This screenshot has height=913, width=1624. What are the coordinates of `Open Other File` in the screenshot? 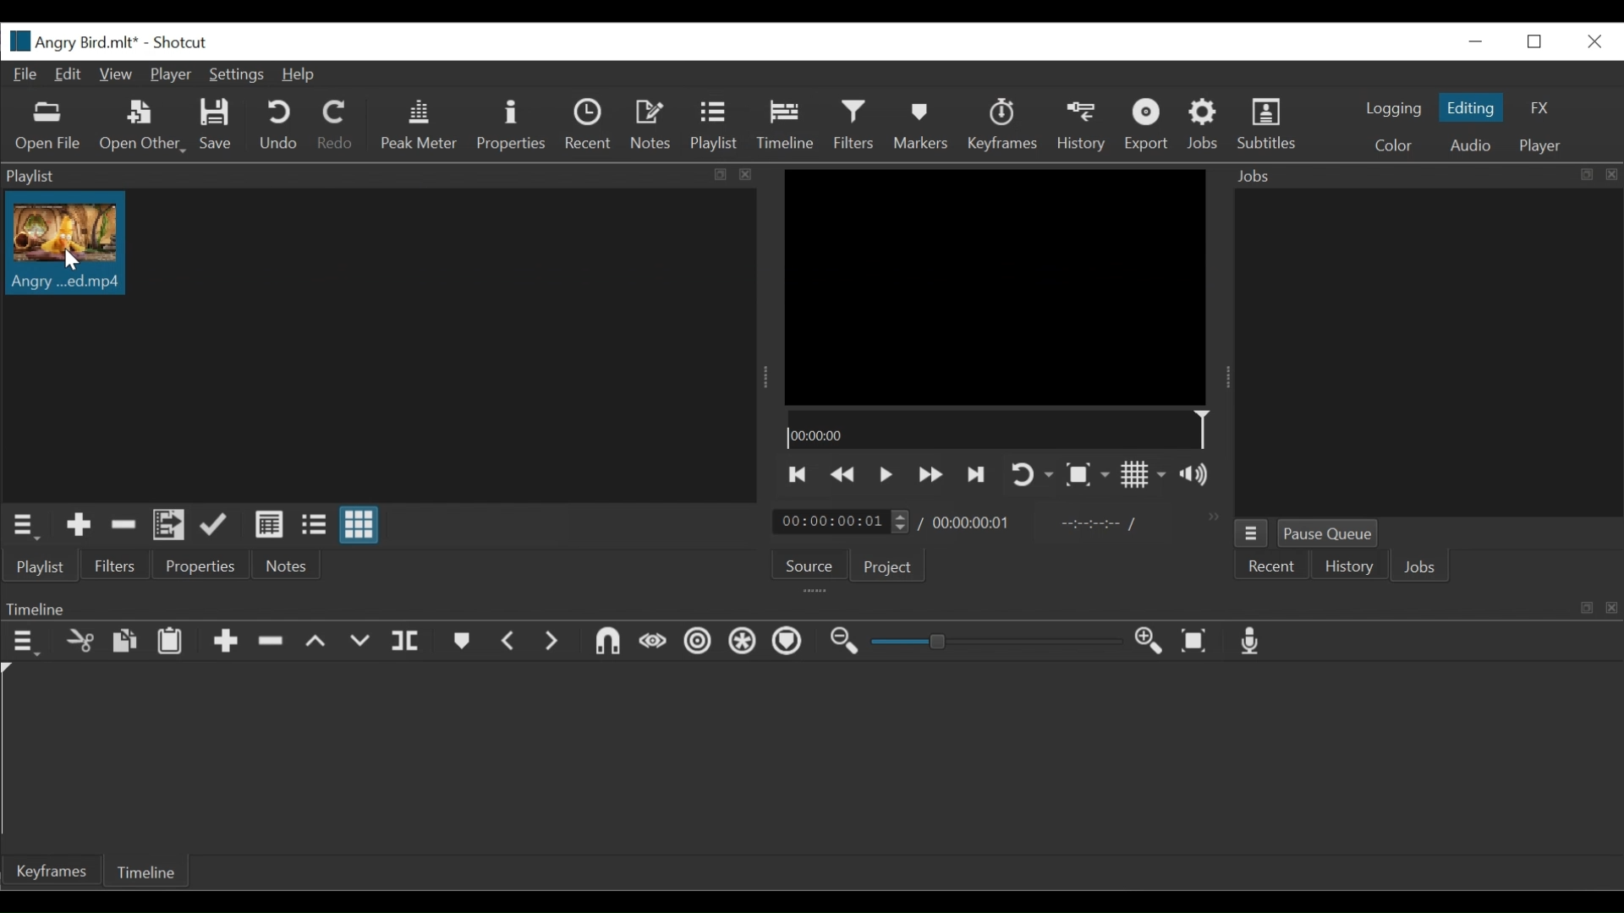 It's located at (50, 127).